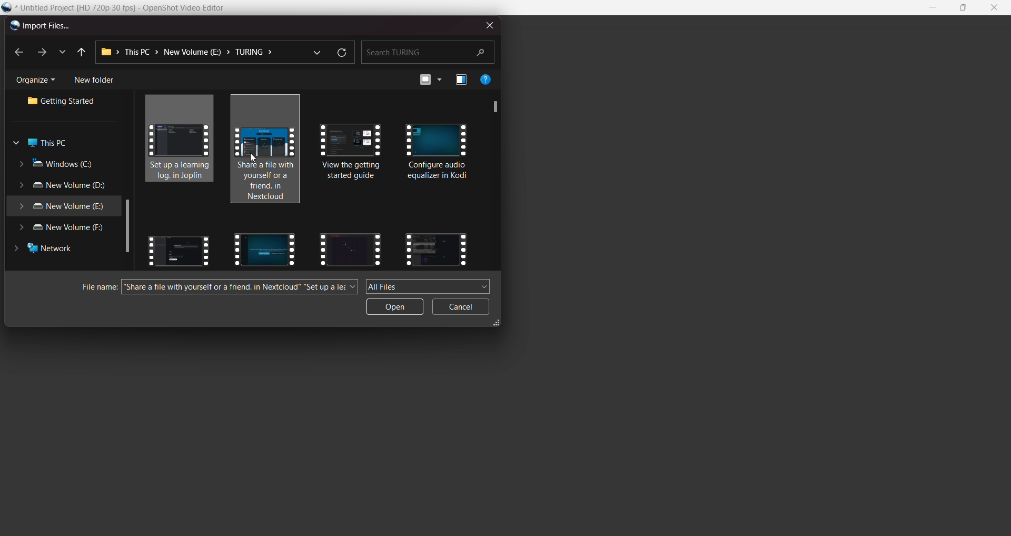 This screenshot has height=536, width=1011. I want to click on organize, so click(38, 81).